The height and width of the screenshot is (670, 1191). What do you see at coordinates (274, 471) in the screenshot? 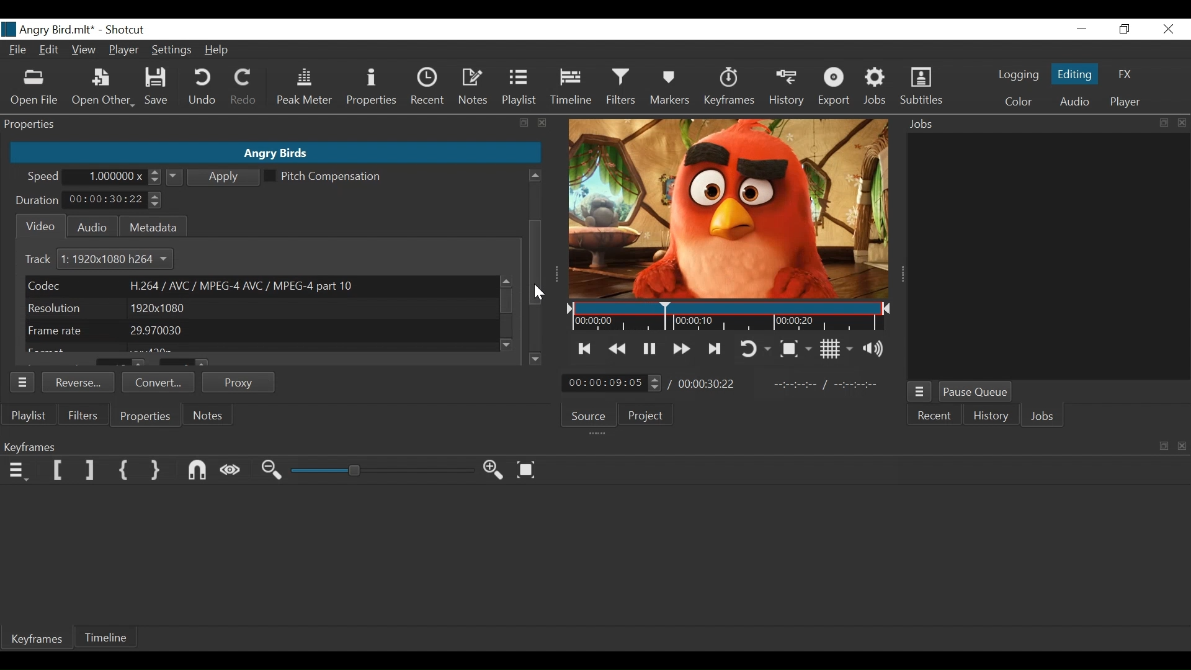
I see `Zoom keyframe out` at bounding box center [274, 471].